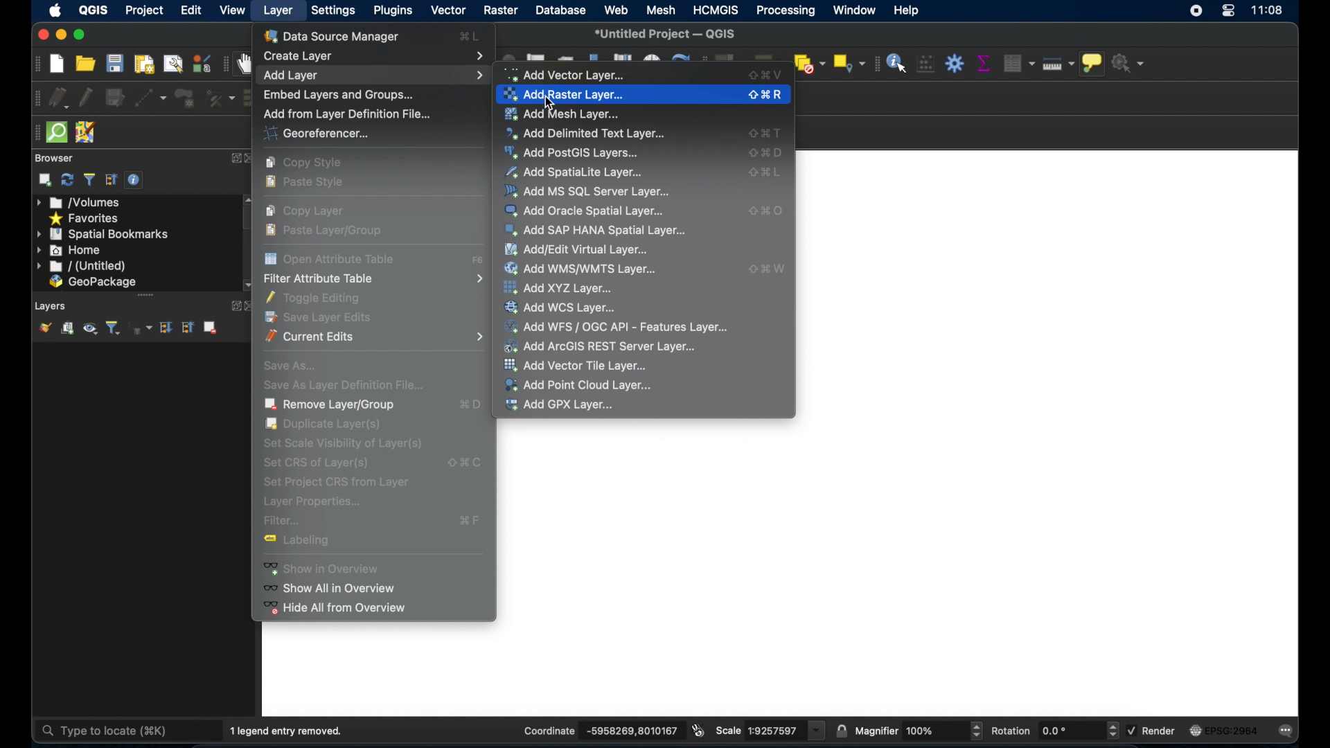 This screenshot has height=748, width=1330. I want to click on hide all from overview, so click(335, 611).